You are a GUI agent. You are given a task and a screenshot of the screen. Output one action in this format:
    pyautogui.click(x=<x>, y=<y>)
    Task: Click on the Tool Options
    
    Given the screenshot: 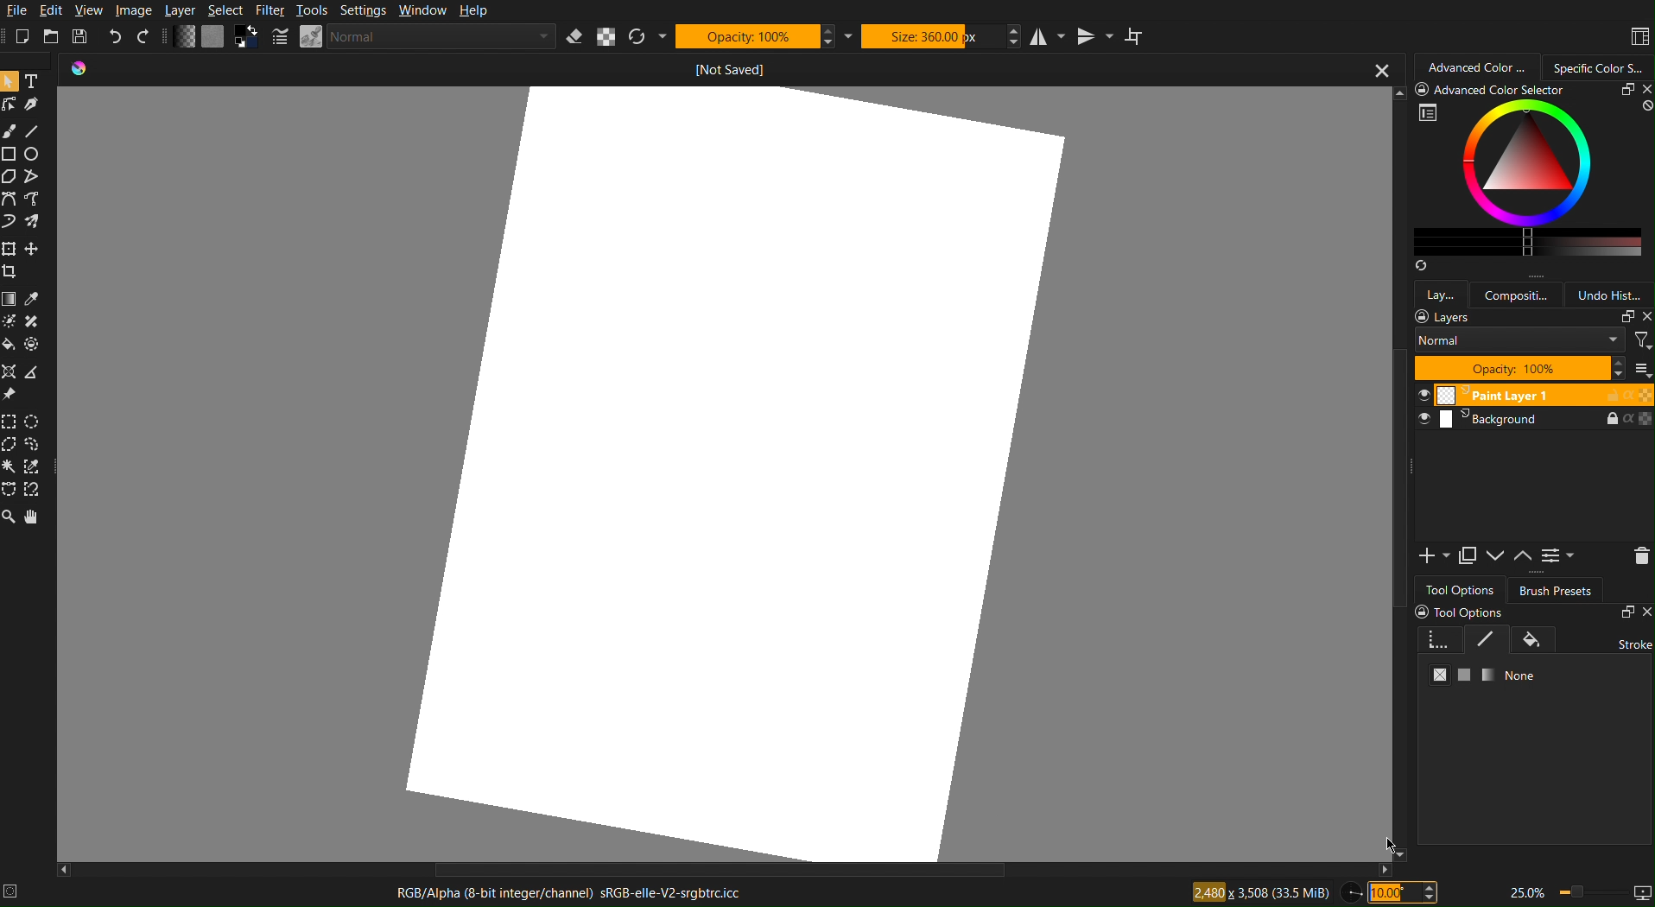 What is the action you would take?
    pyautogui.click(x=1533, y=656)
    